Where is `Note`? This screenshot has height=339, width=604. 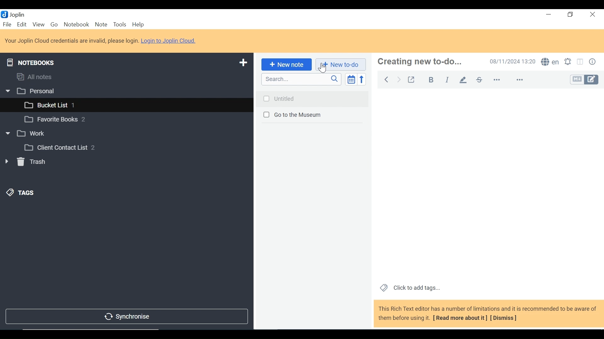 Note is located at coordinates (101, 25).